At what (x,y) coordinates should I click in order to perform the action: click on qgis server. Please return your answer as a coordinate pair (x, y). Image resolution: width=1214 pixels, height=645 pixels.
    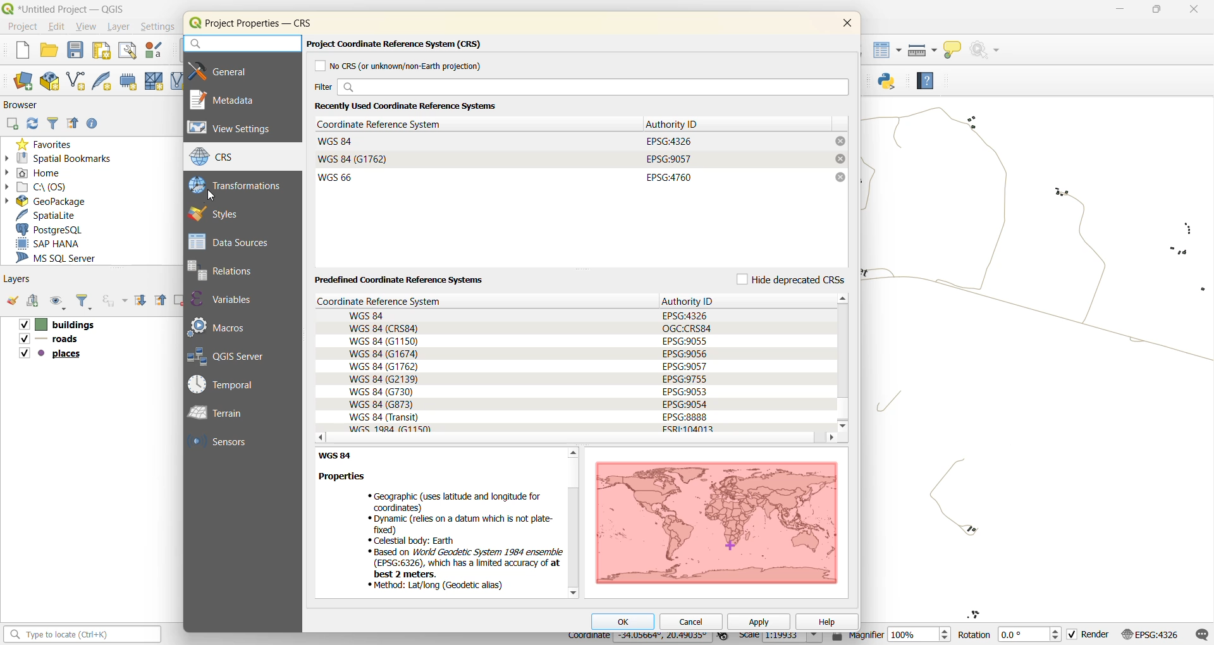
    Looking at the image, I should click on (236, 355).